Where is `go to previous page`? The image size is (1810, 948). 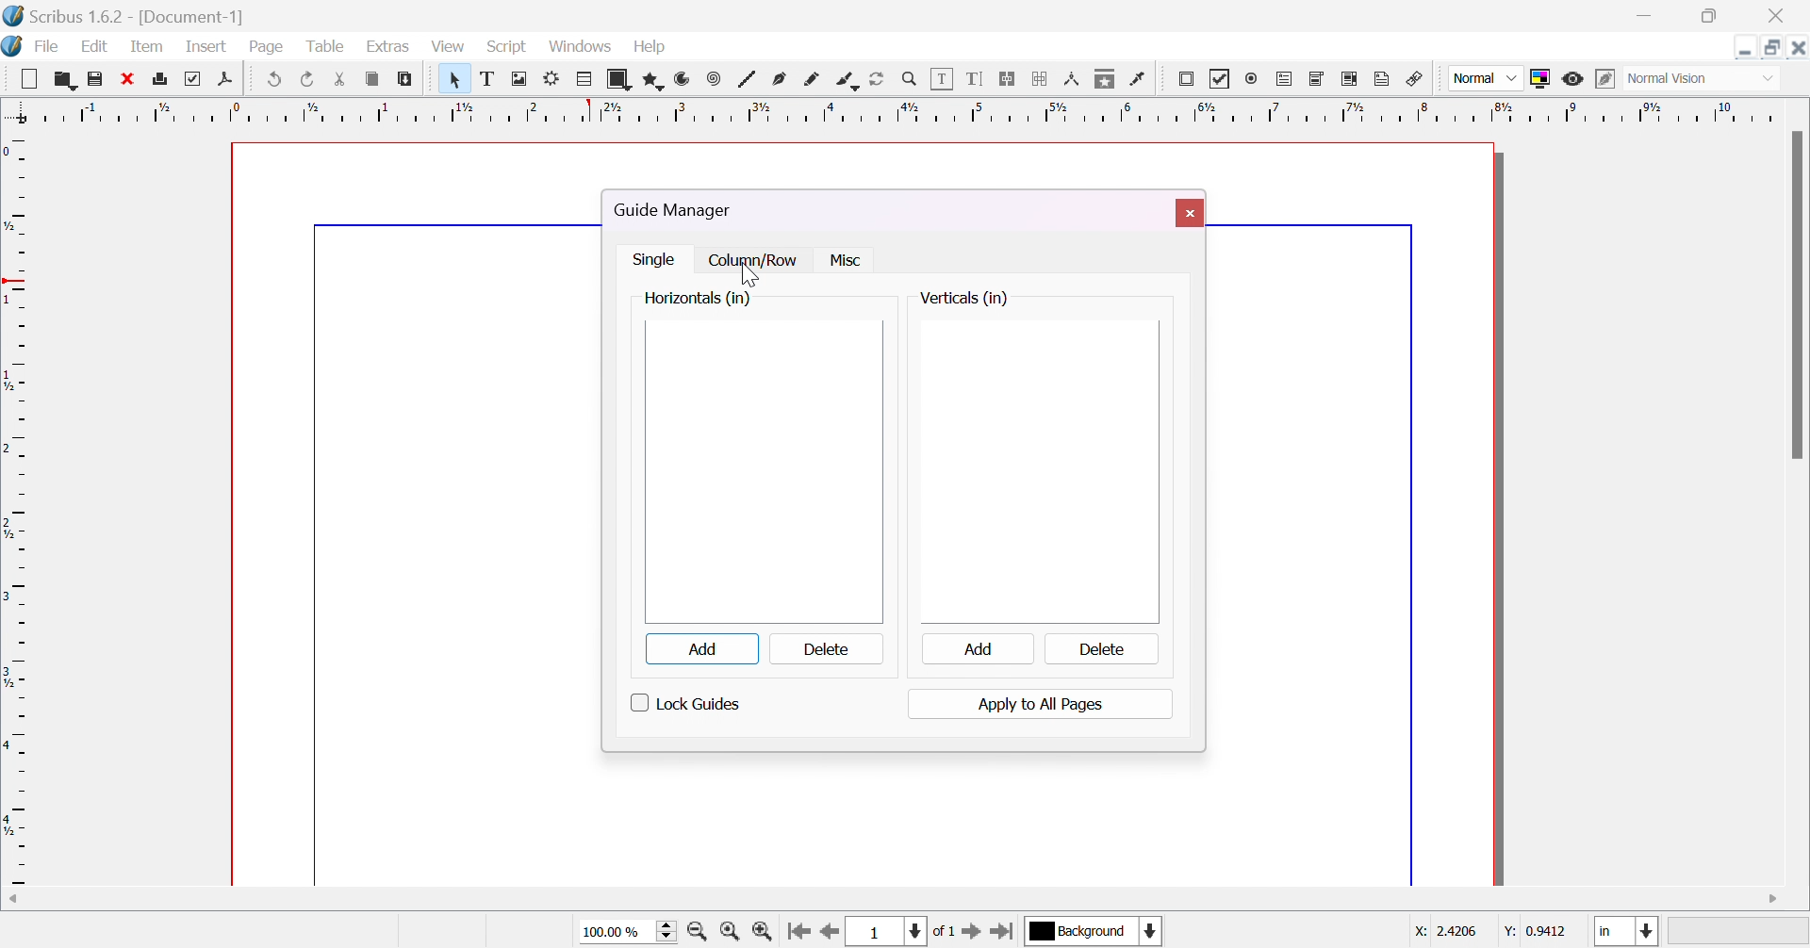 go to previous page is located at coordinates (830, 932).